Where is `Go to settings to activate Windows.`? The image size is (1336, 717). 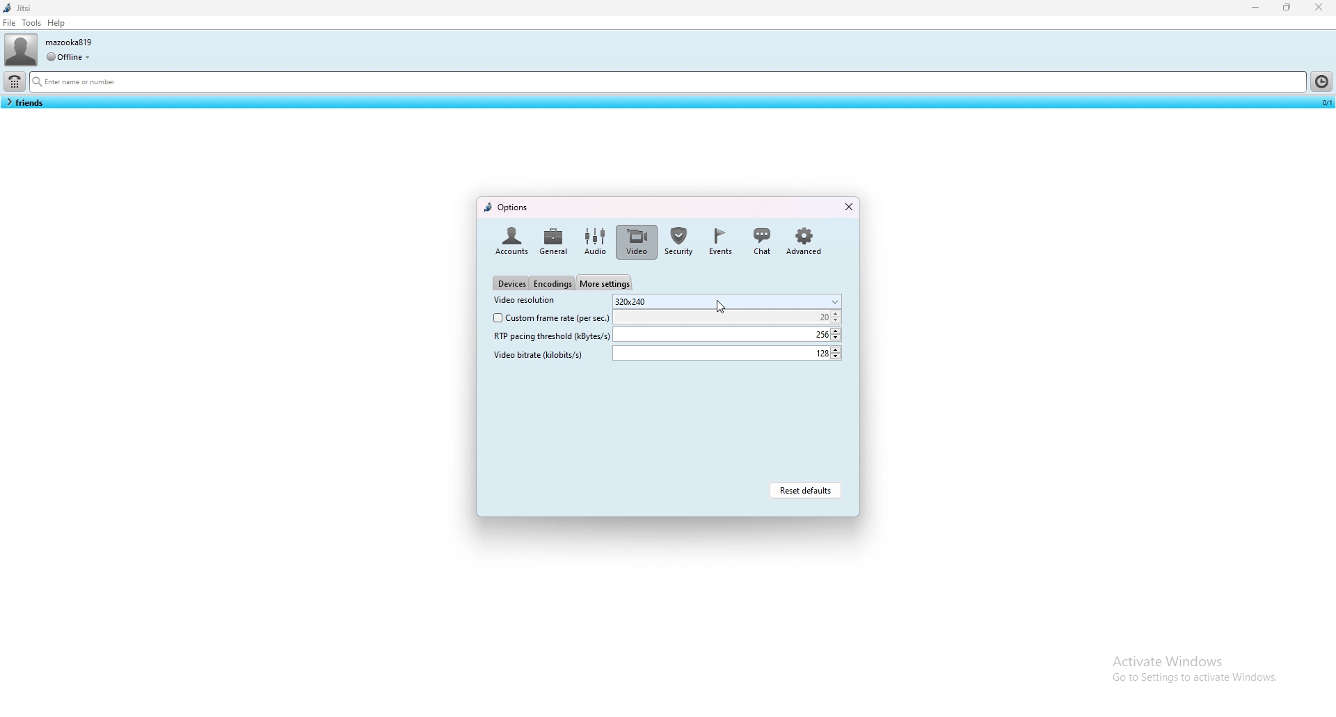
Go to settings to activate Windows. is located at coordinates (1193, 681).